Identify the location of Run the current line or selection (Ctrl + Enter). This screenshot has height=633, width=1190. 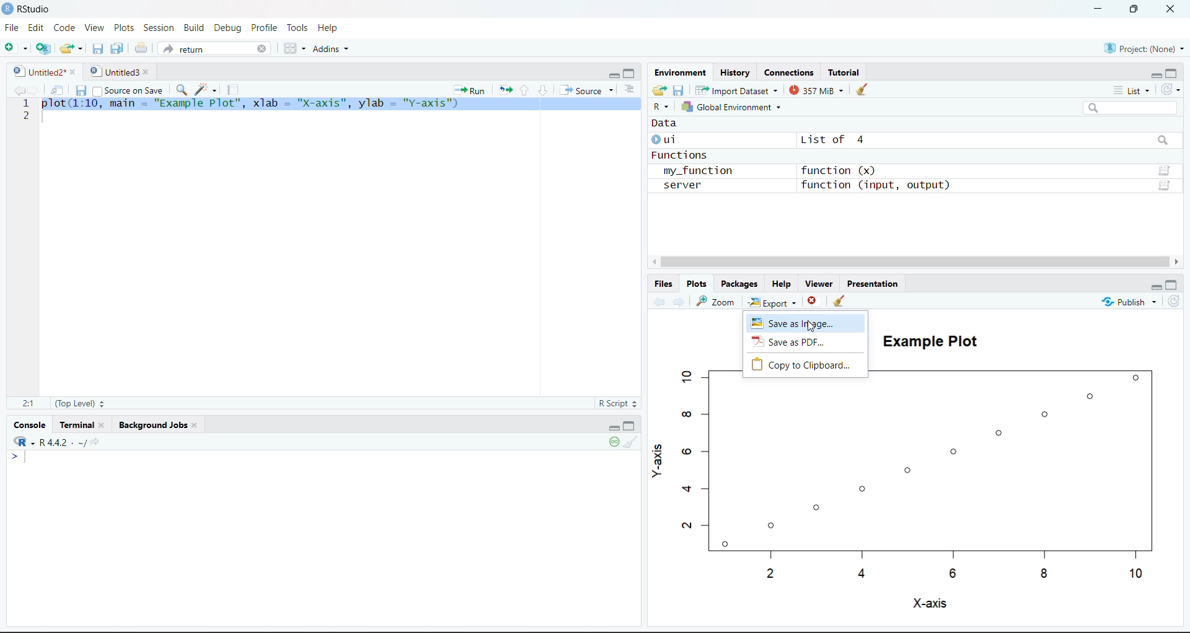
(469, 89).